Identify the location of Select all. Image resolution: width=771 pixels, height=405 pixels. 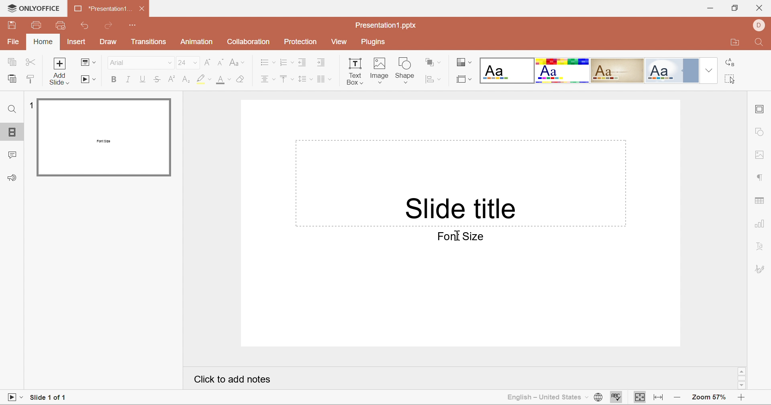
(729, 79).